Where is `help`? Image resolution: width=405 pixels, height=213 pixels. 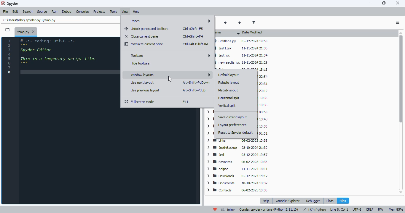
help is located at coordinates (137, 12).